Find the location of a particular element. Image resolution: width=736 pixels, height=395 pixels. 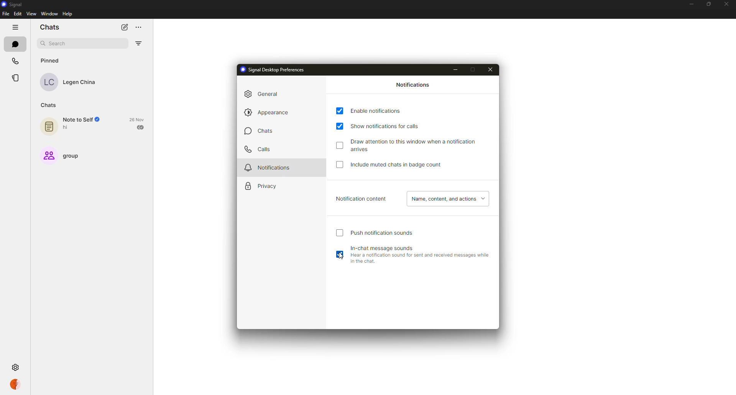

maximize is located at coordinates (473, 68).